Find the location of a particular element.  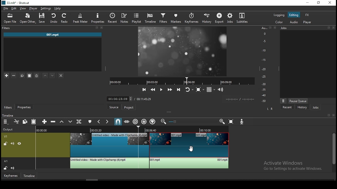

move filter up is located at coordinates (46, 75).